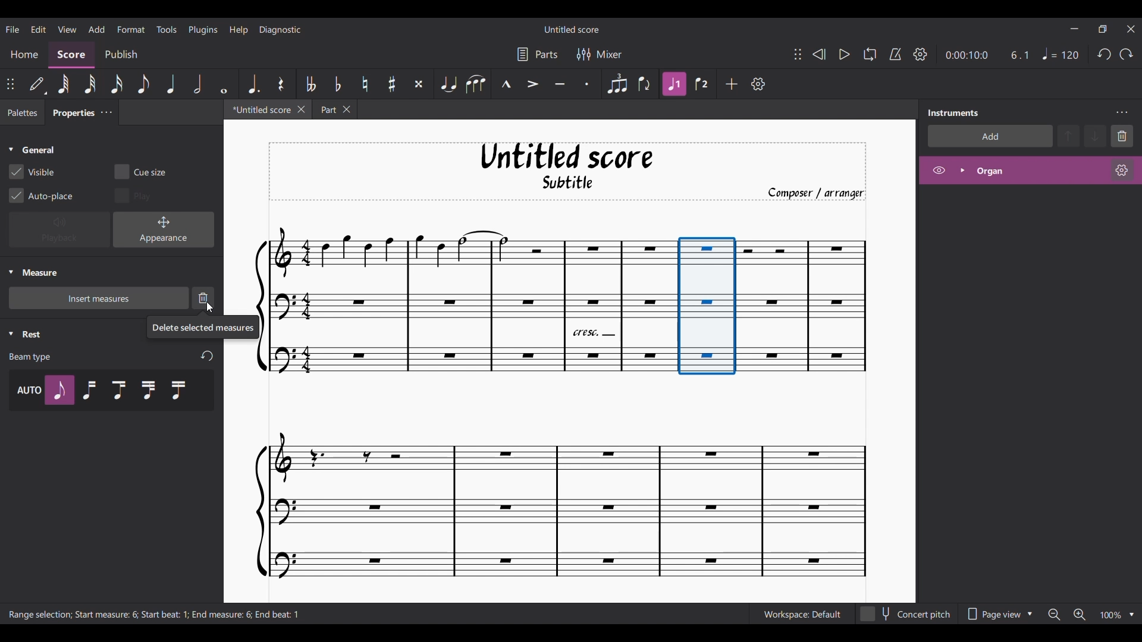 The height and width of the screenshot is (642, 1142). What do you see at coordinates (537, 54) in the screenshot?
I see `Parts settings` at bounding box center [537, 54].